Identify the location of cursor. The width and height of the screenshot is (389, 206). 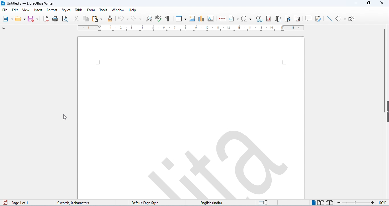
(65, 119).